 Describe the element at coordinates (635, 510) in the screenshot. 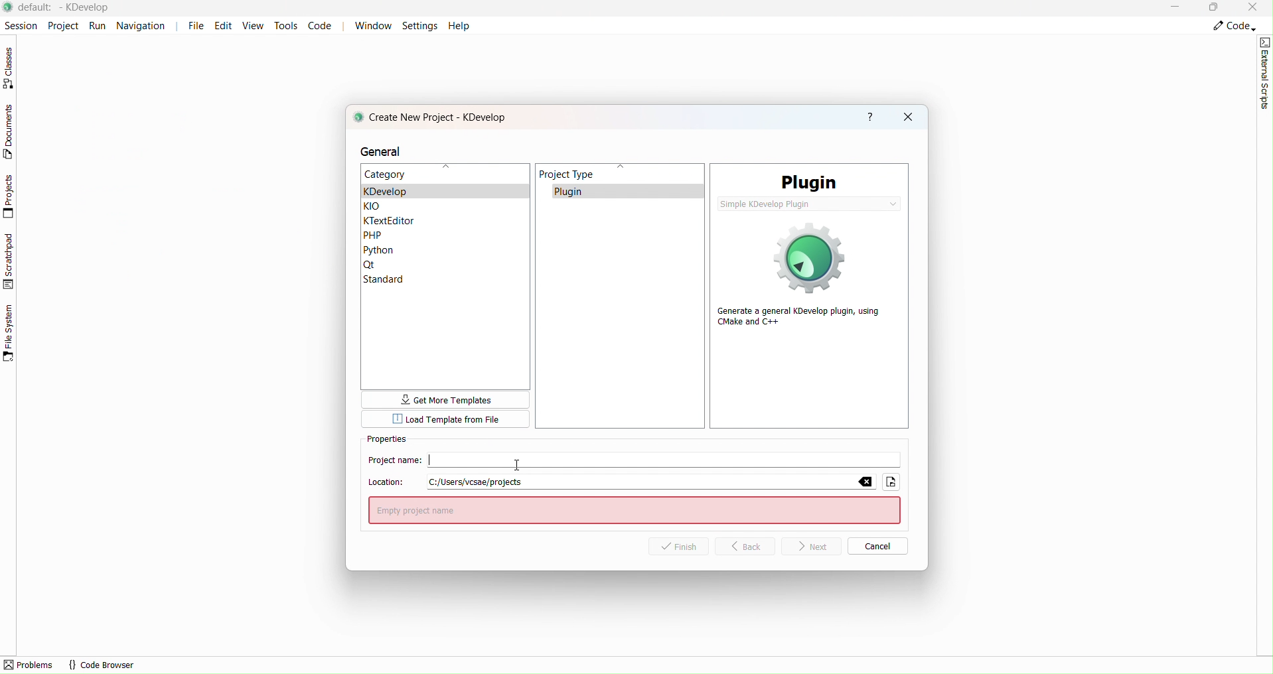

I see `enter project name` at that location.